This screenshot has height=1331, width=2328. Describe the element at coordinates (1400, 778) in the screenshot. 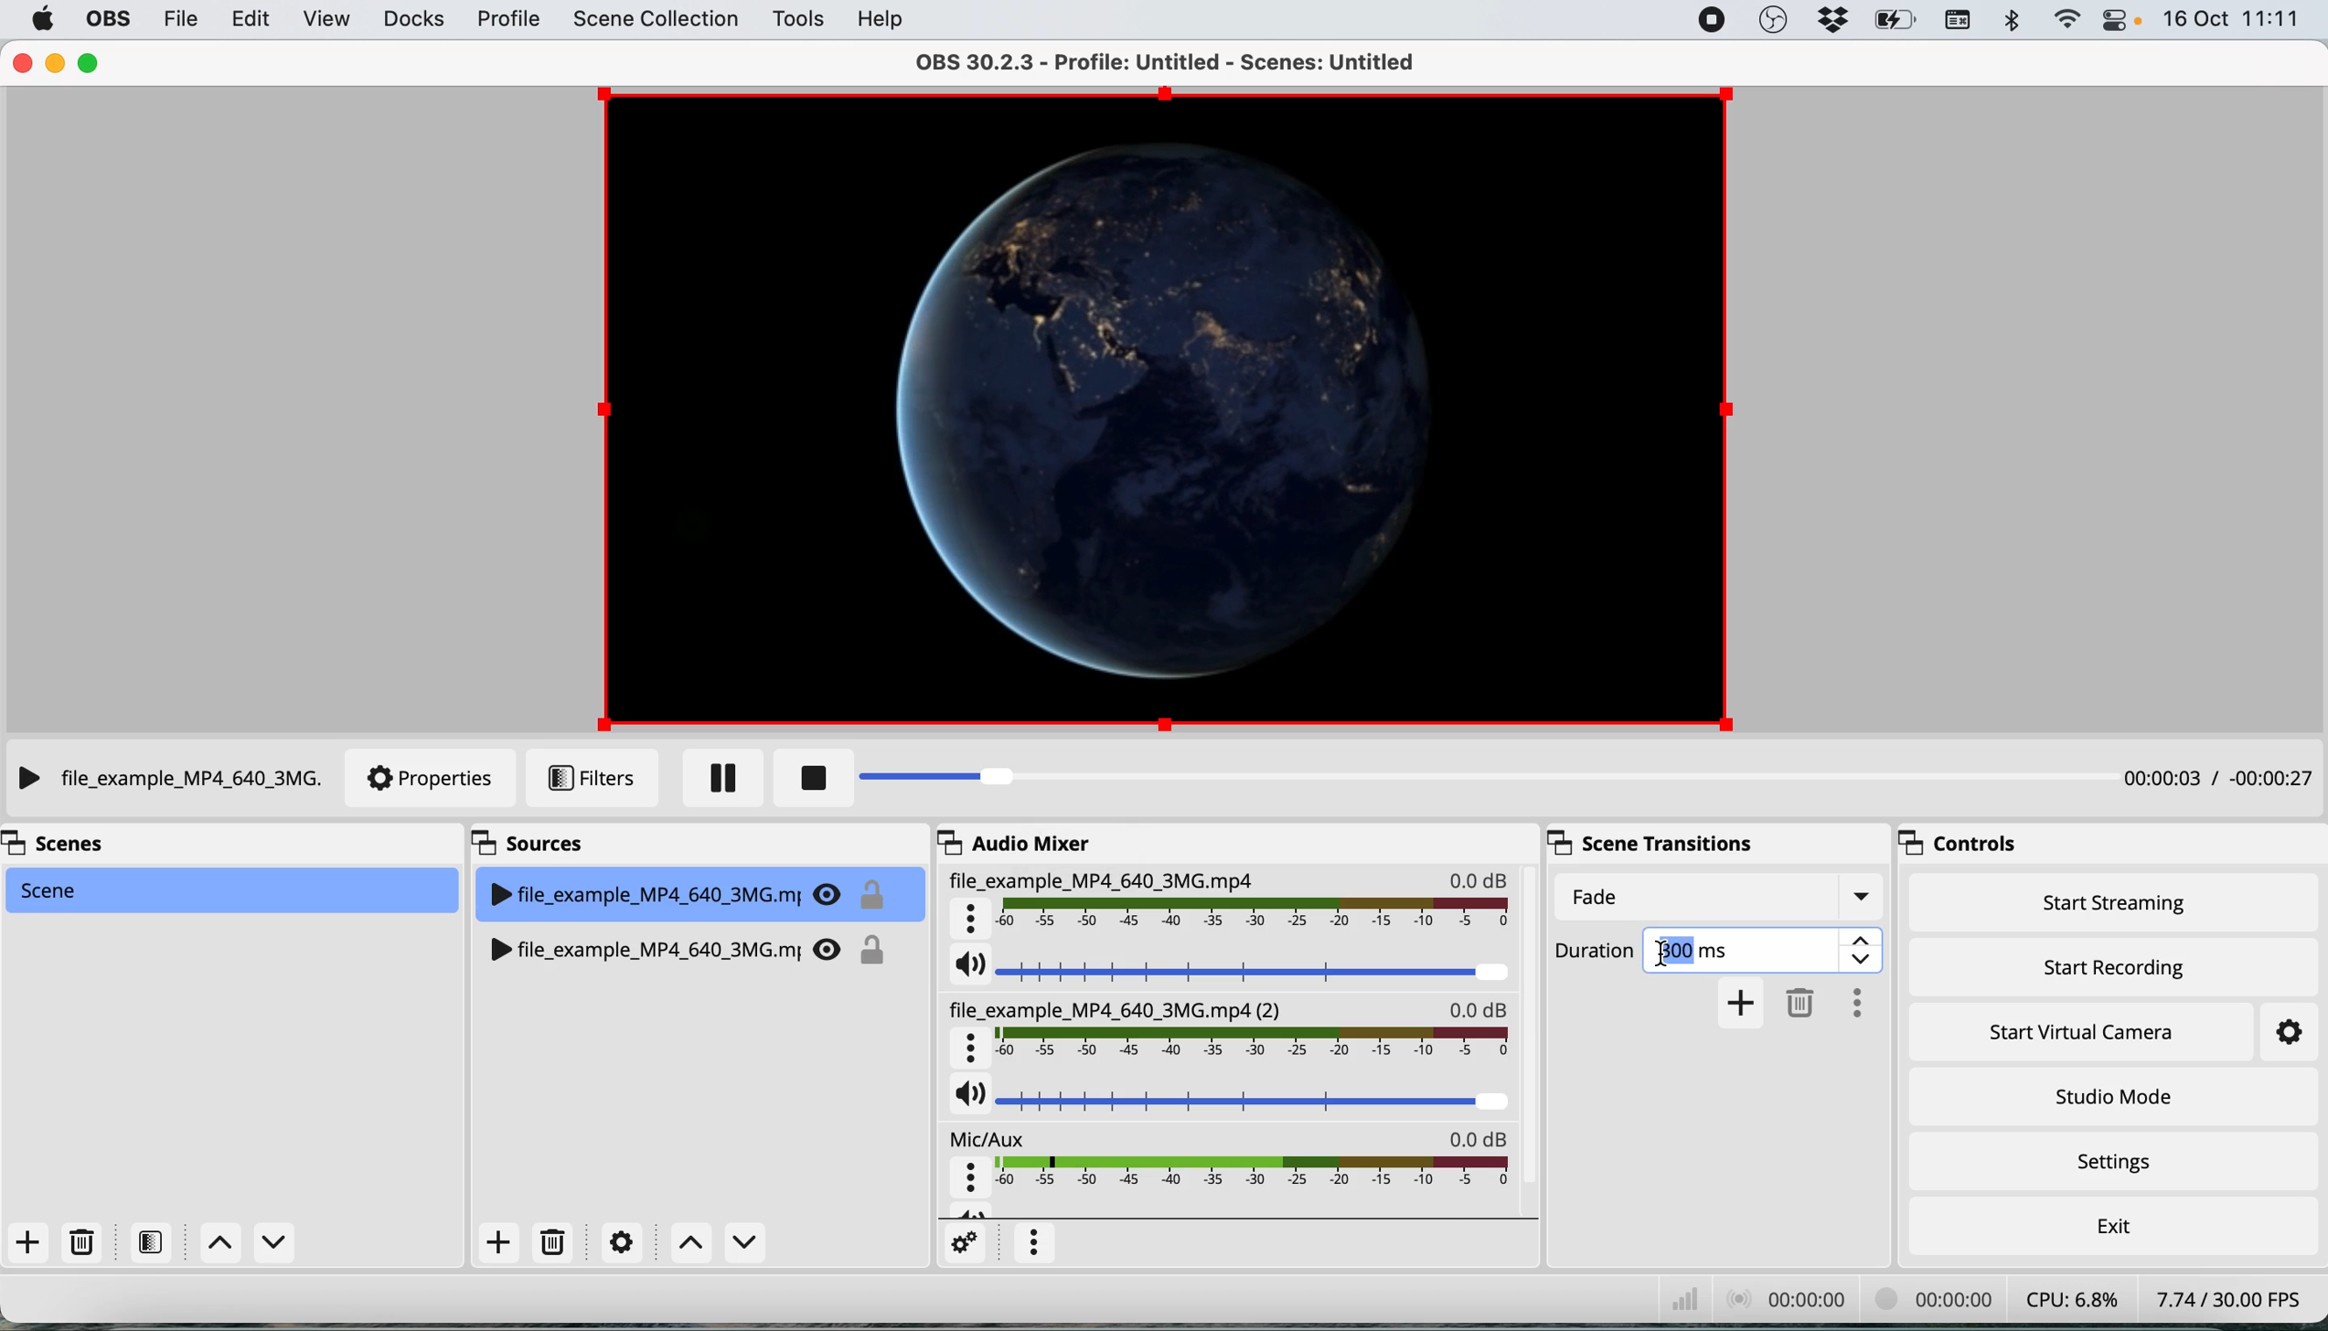

I see `progress bar` at that location.